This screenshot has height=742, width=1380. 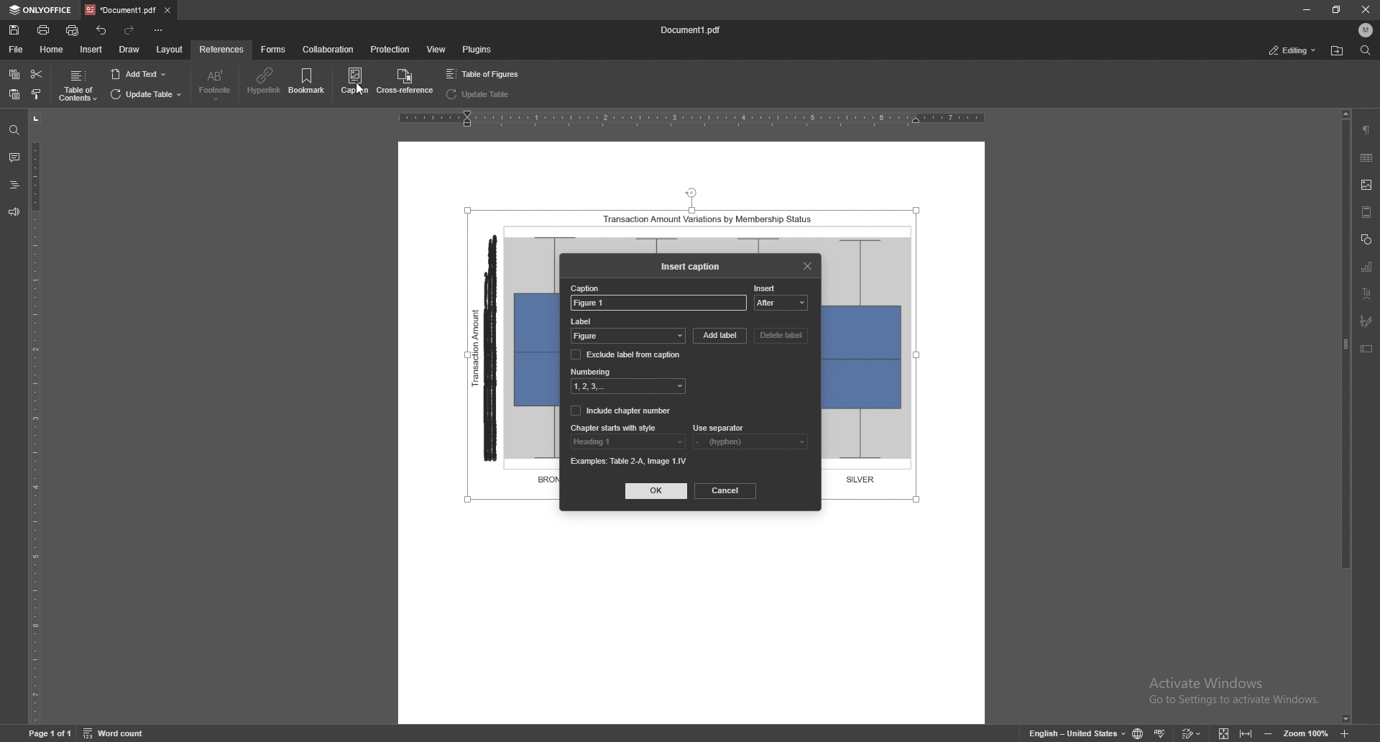 I want to click on chapter starts with style, so click(x=616, y=426).